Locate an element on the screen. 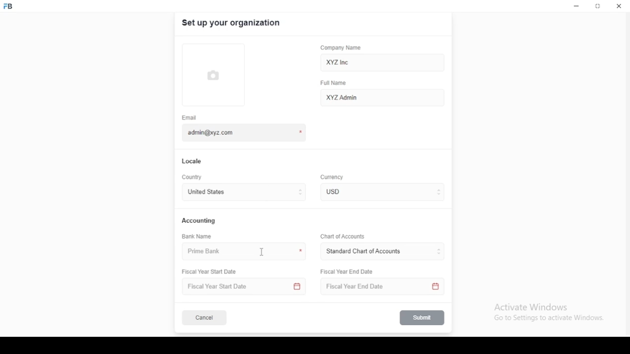 This screenshot has height=354, width=630. cancel is located at coordinates (204, 318).